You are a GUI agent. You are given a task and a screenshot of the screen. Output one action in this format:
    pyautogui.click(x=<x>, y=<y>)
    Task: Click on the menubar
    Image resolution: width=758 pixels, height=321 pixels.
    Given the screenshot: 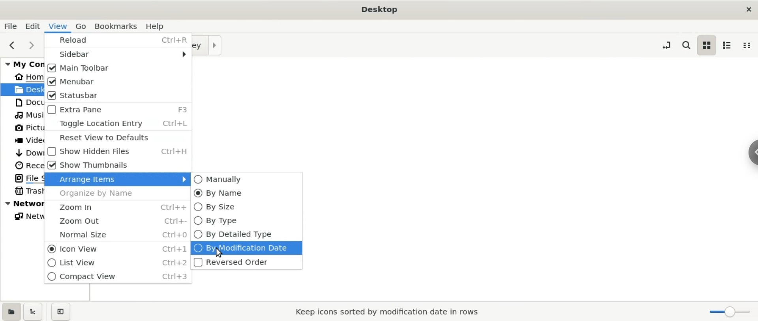 What is the action you would take?
    pyautogui.click(x=117, y=82)
    